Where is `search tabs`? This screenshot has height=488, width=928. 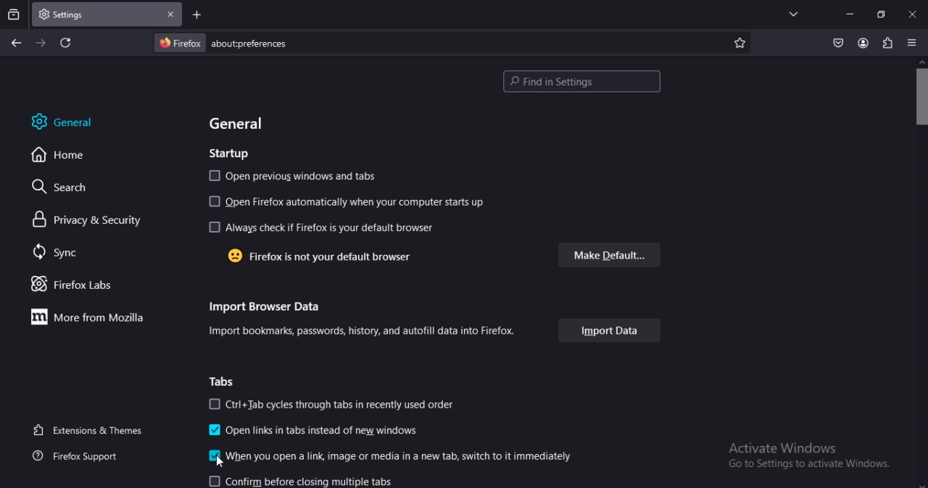 search tabs is located at coordinates (13, 14).